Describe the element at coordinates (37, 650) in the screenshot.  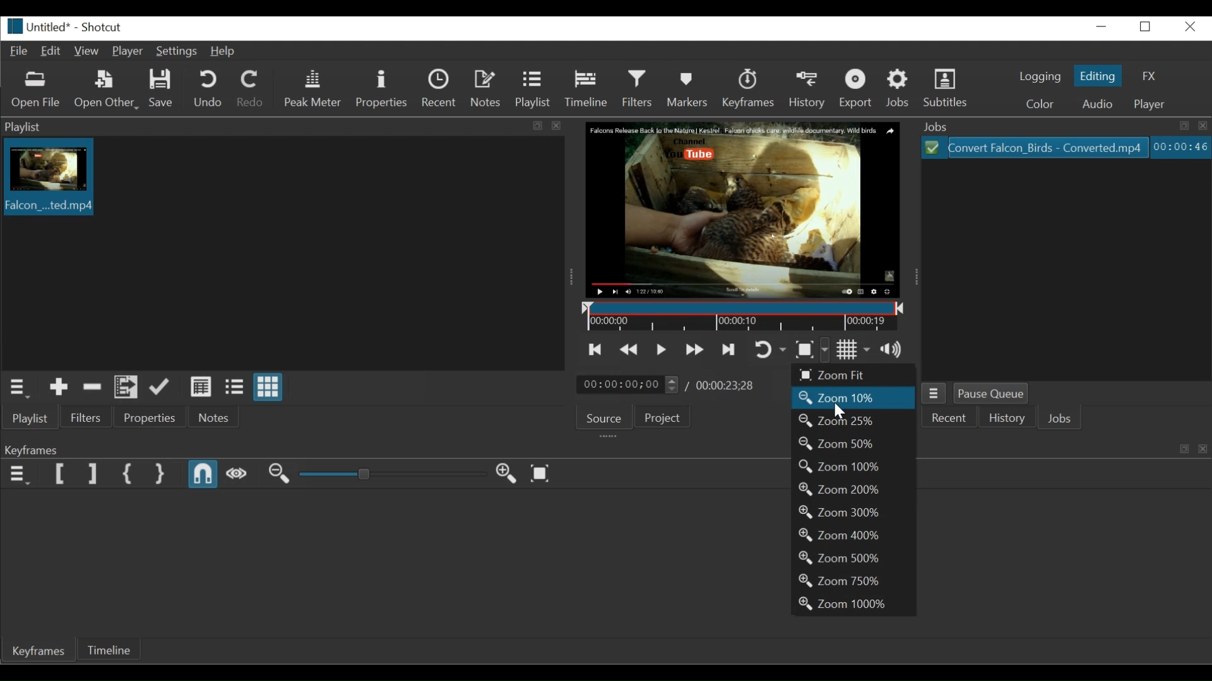
I see `Keyframes` at that location.